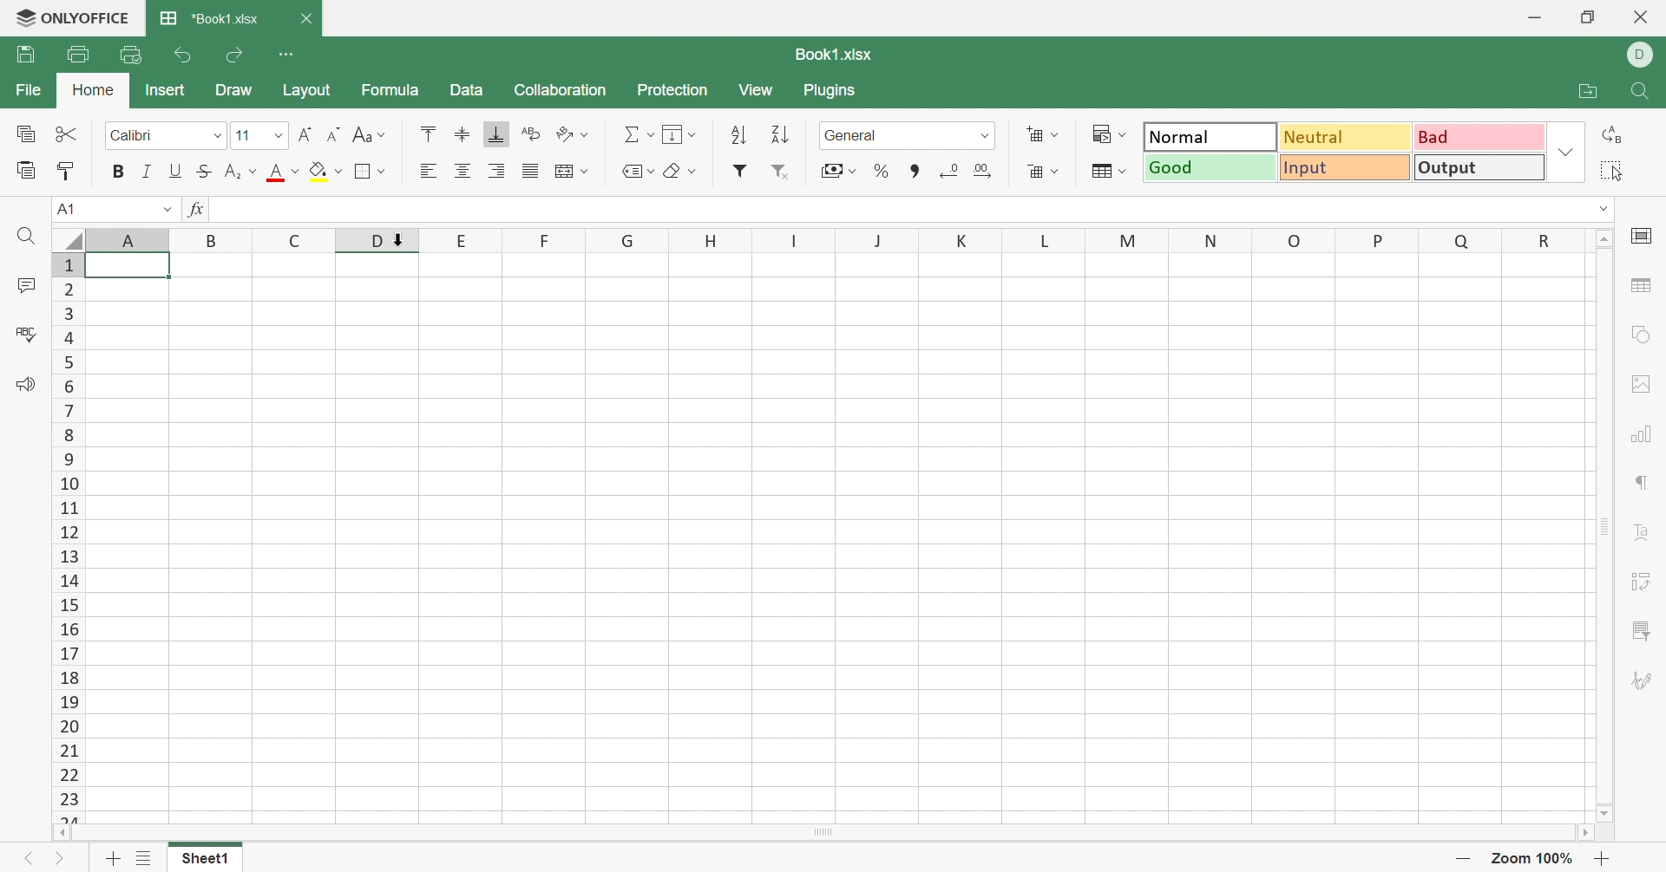 This screenshot has width=1666, height=872. Describe the element at coordinates (206, 172) in the screenshot. I see `Strikethrough` at that location.